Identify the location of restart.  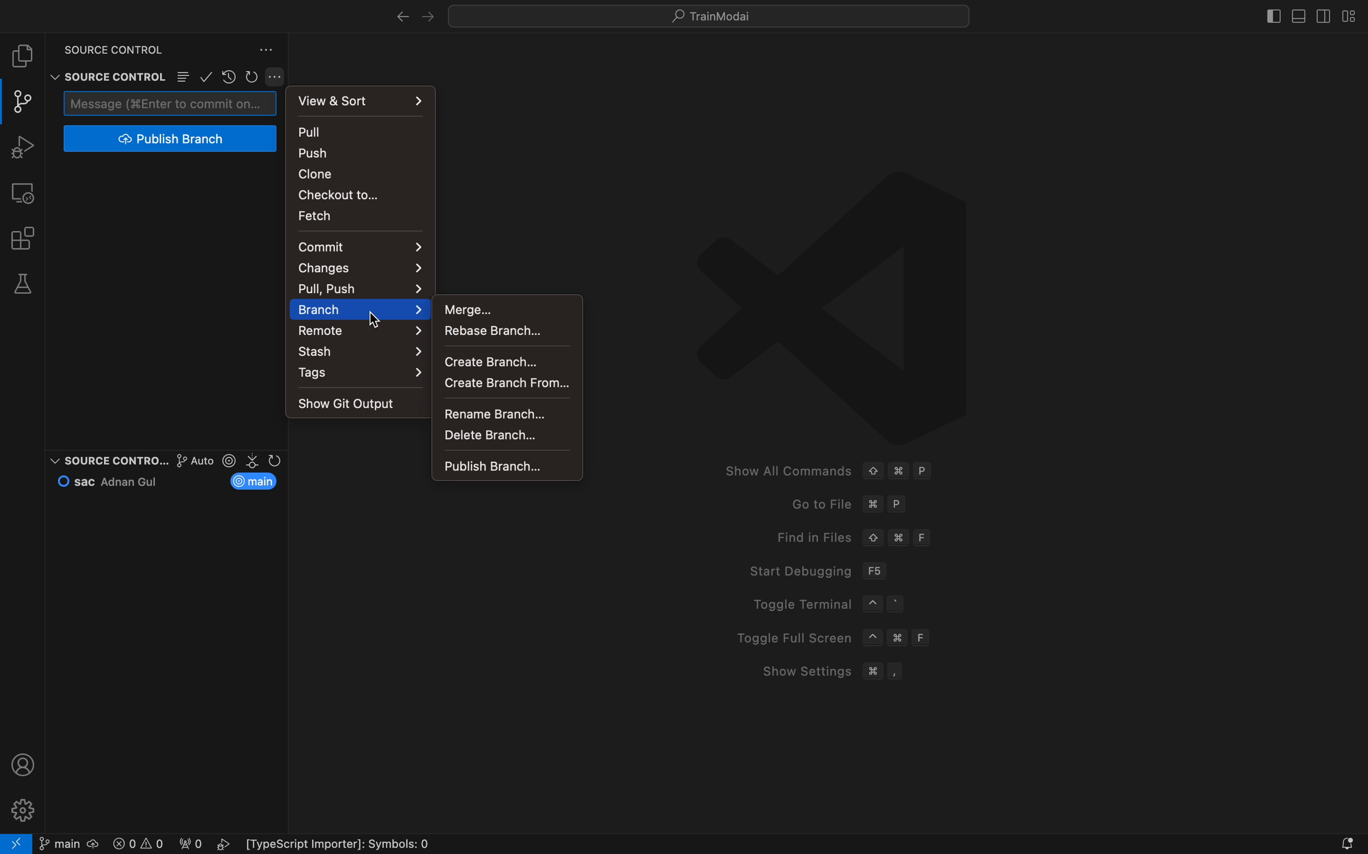
(253, 75).